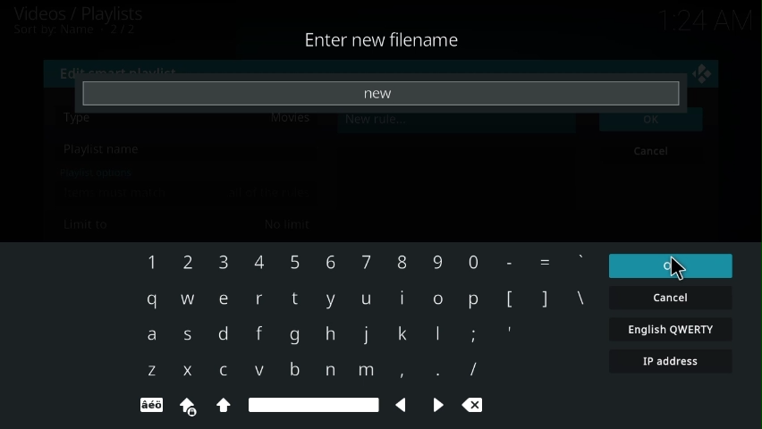 Image resolution: width=762 pixels, height=429 pixels. I want to click on cancel, so click(649, 152).